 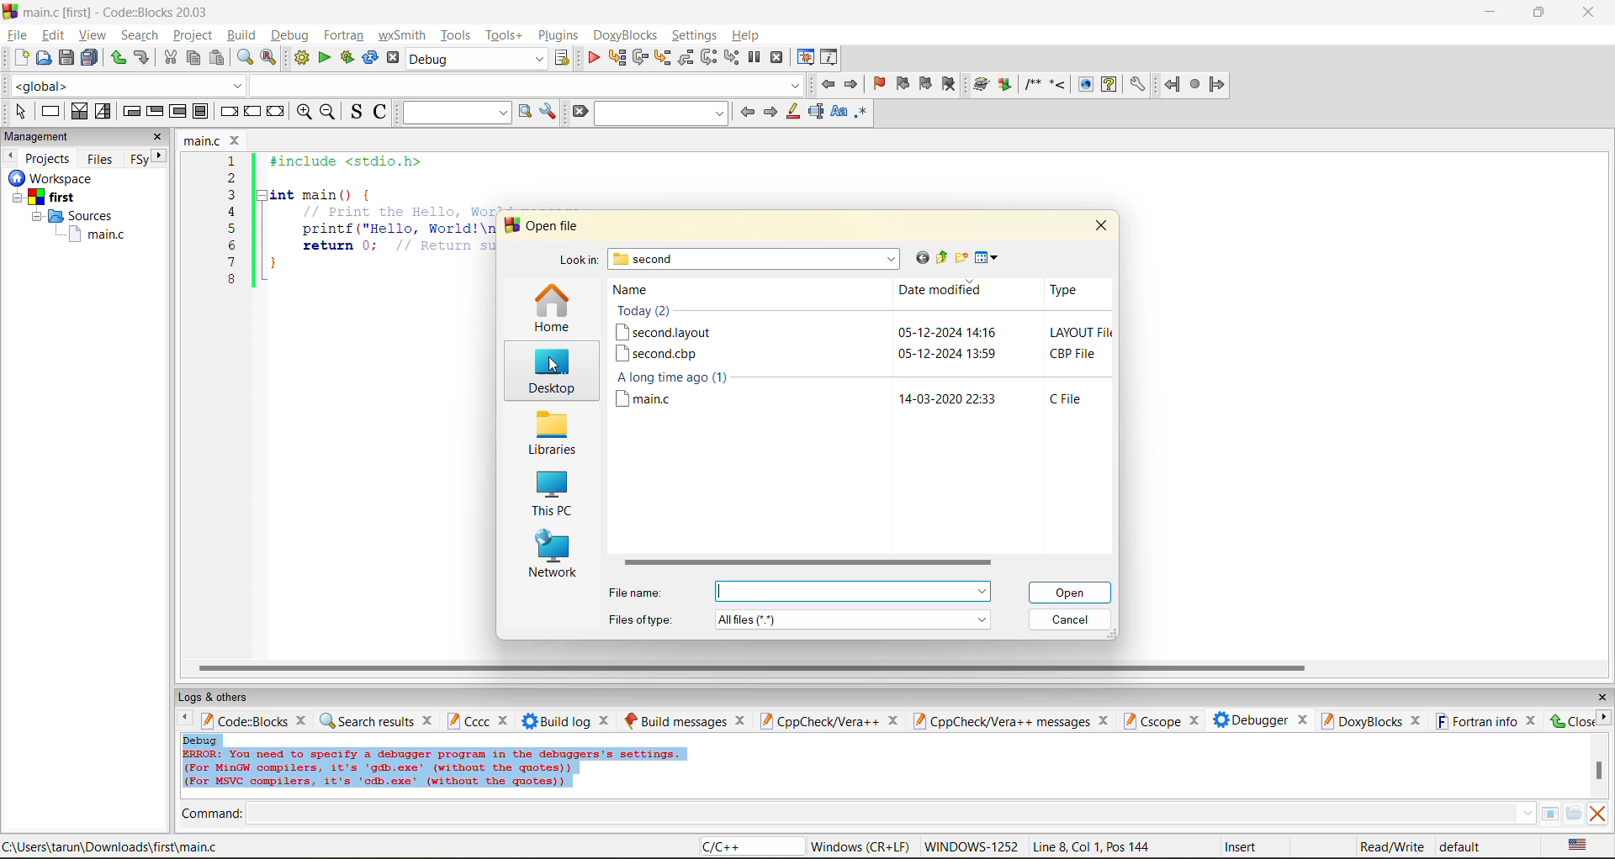 I want to click on home, so click(x=552, y=309).